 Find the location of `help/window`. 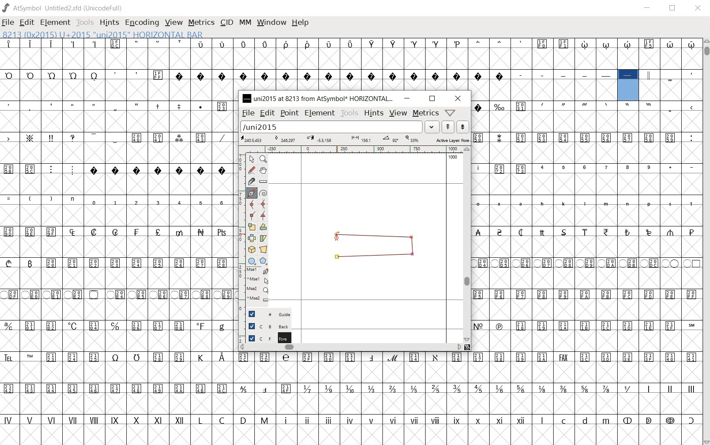

help/window is located at coordinates (450, 113).